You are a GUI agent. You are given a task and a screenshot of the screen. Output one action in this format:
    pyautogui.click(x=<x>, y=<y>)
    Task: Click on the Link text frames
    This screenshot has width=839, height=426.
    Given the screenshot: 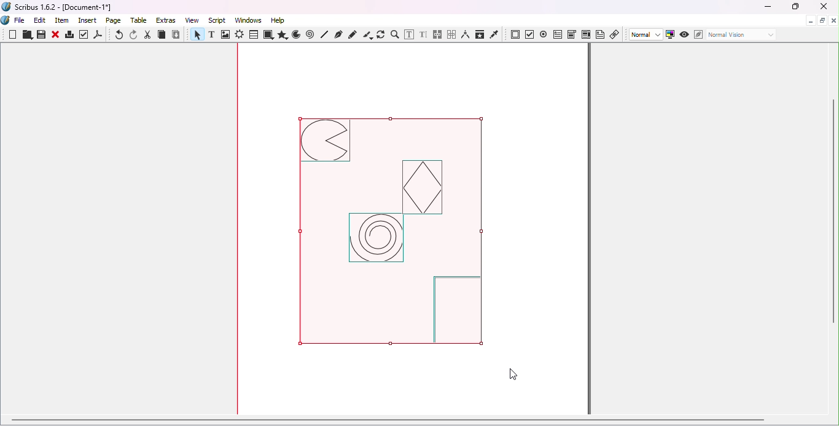 What is the action you would take?
    pyautogui.click(x=438, y=35)
    